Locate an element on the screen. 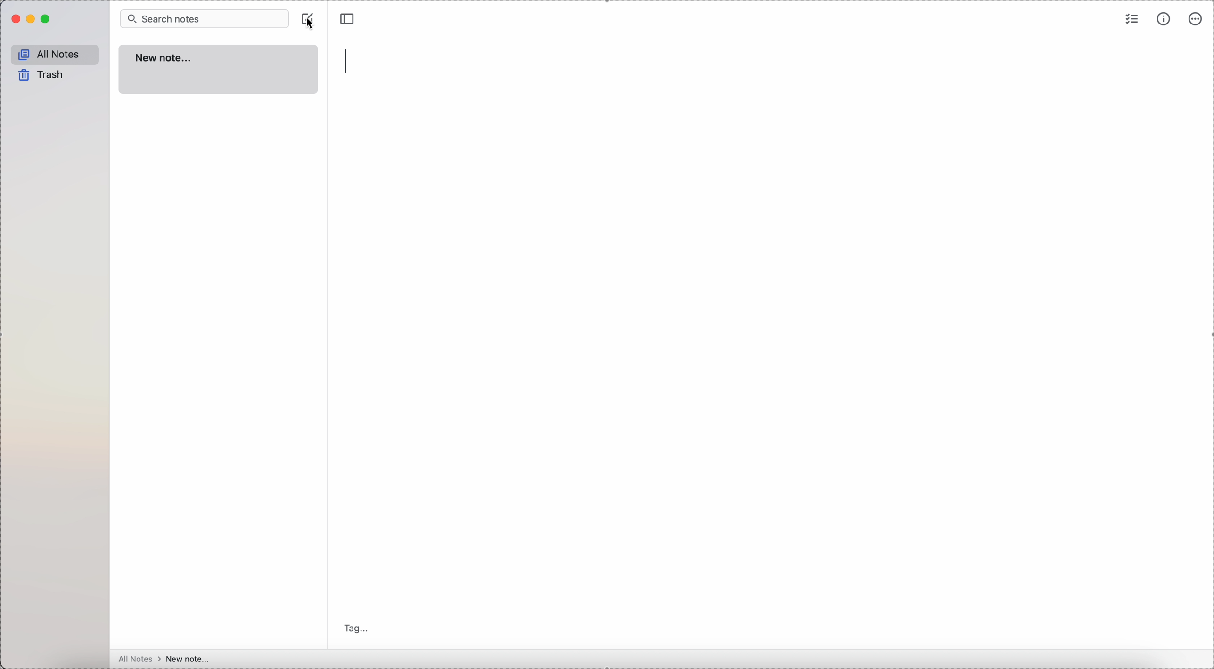 The image size is (1214, 669). tag is located at coordinates (357, 628).